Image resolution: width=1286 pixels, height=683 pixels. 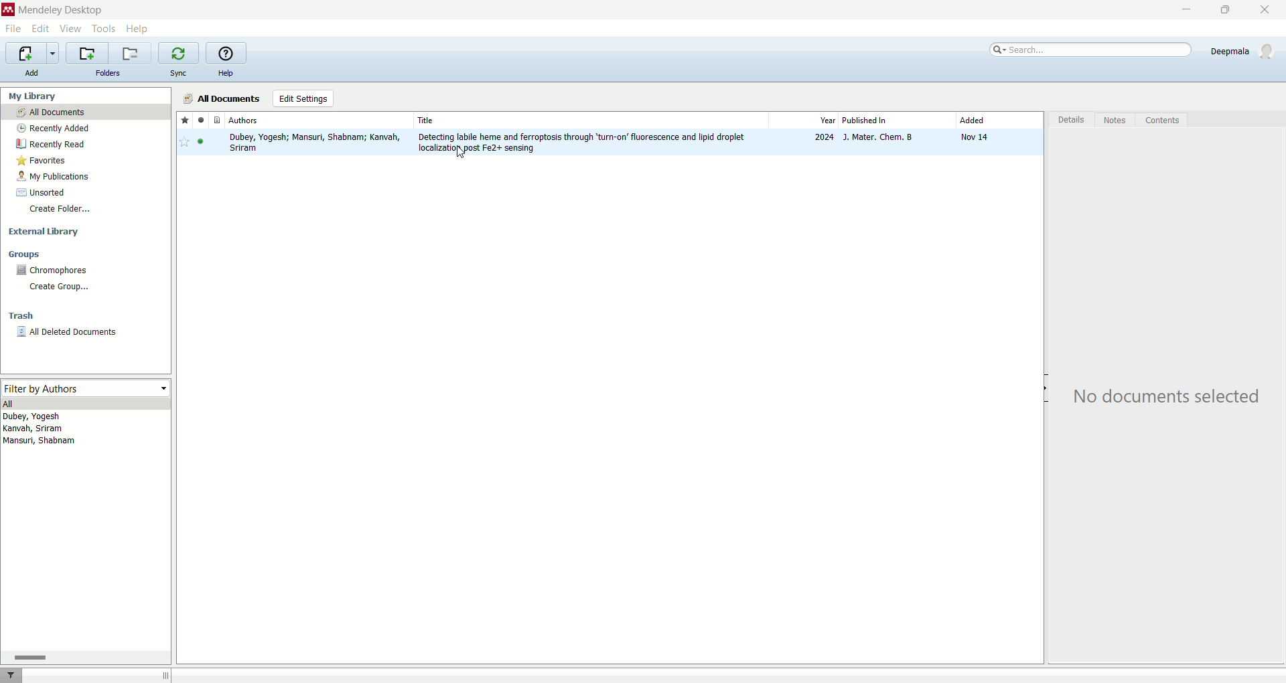 What do you see at coordinates (225, 53) in the screenshot?
I see `help guide for mendeley` at bounding box center [225, 53].